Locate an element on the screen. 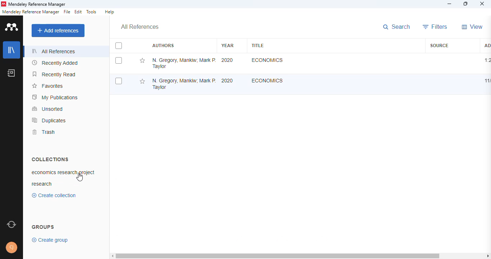 The image size is (491, 259). file is located at coordinates (67, 12).